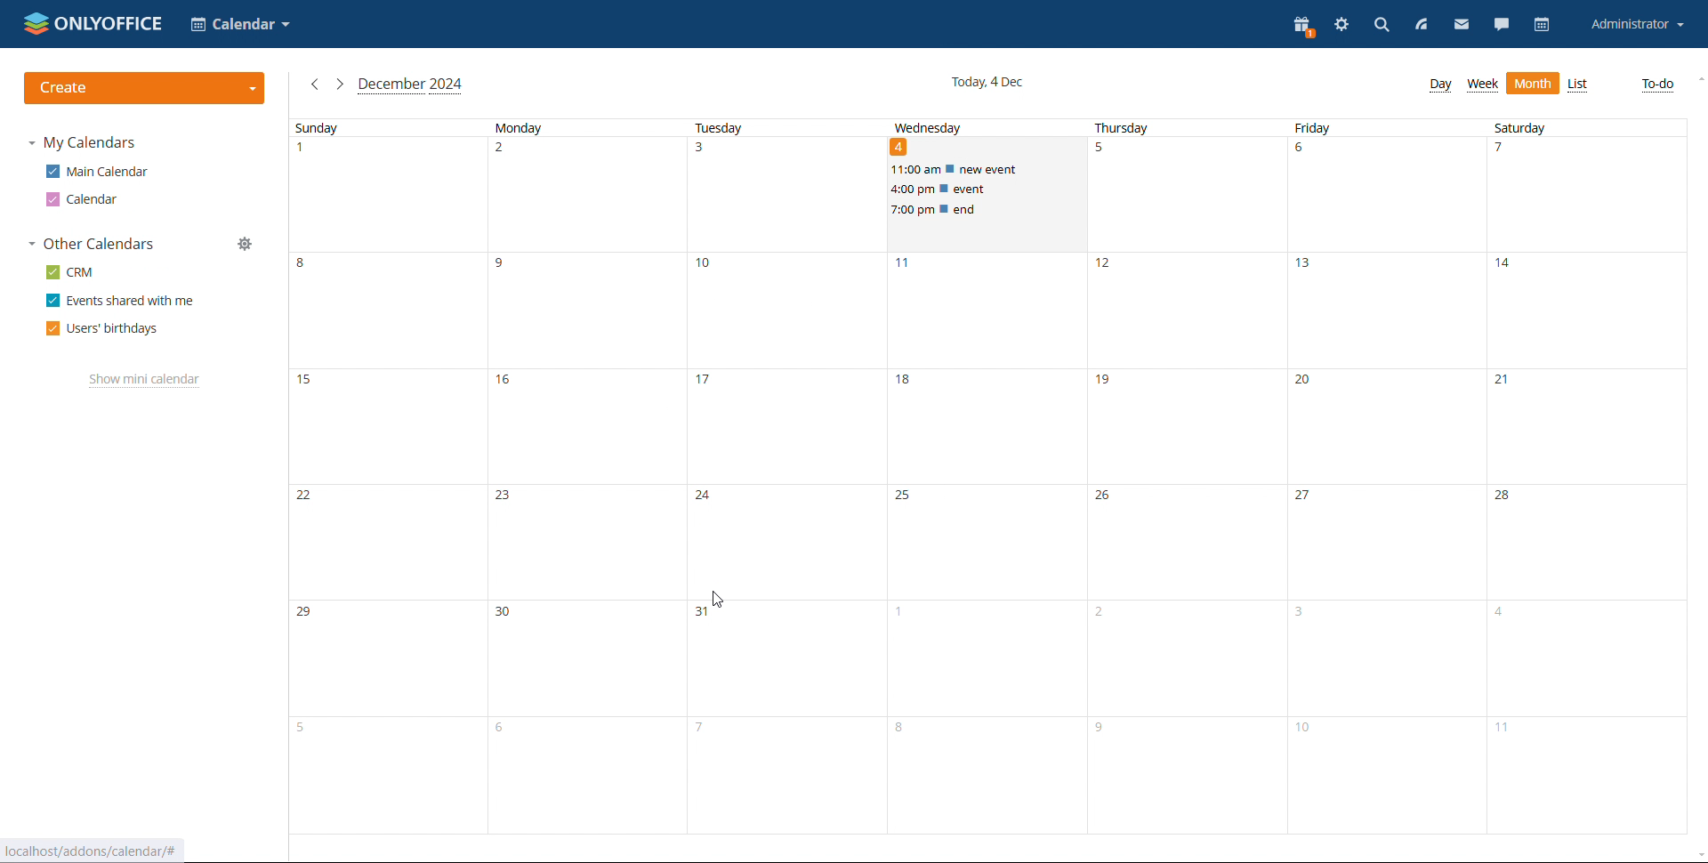  I want to click on feed, so click(1422, 27).